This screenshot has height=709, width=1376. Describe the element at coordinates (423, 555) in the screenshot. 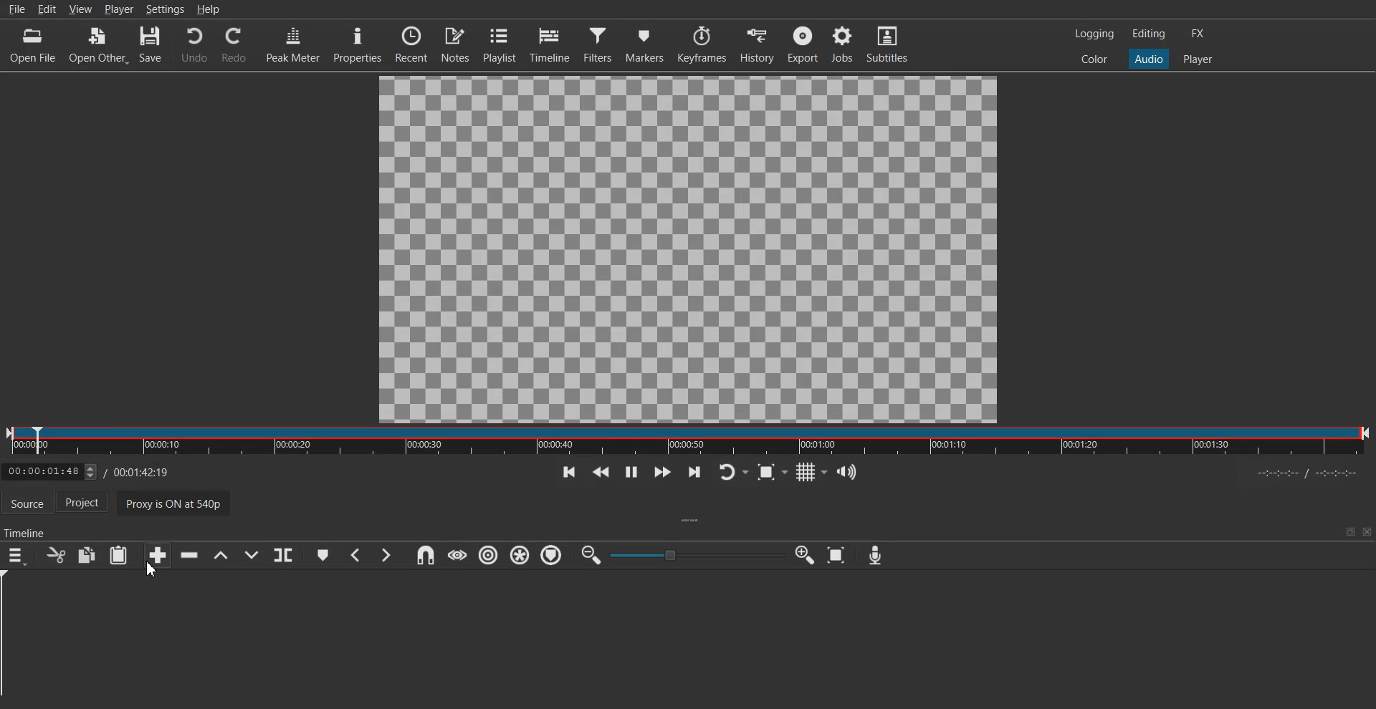

I see `Snap` at that location.